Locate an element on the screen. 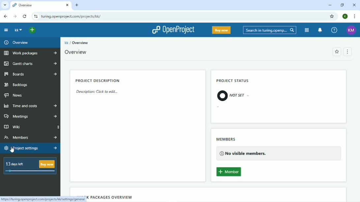  kk is located at coordinates (19, 30).